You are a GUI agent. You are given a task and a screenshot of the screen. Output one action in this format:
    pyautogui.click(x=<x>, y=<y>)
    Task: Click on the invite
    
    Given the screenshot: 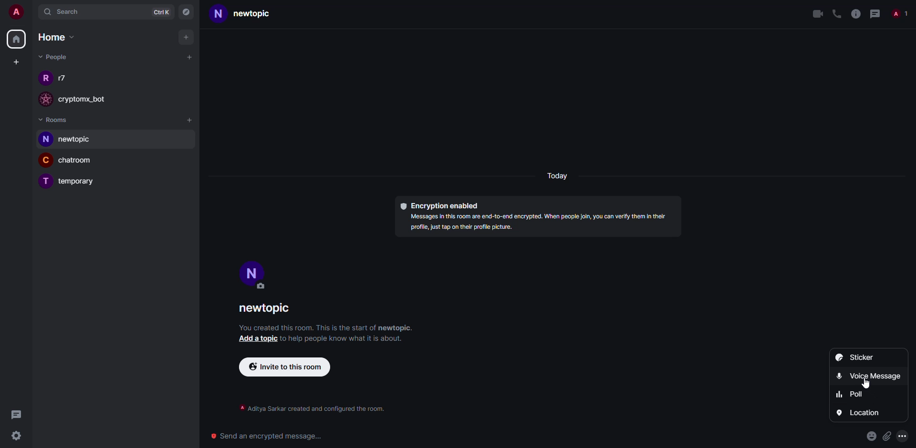 What is the action you would take?
    pyautogui.click(x=287, y=366)
    